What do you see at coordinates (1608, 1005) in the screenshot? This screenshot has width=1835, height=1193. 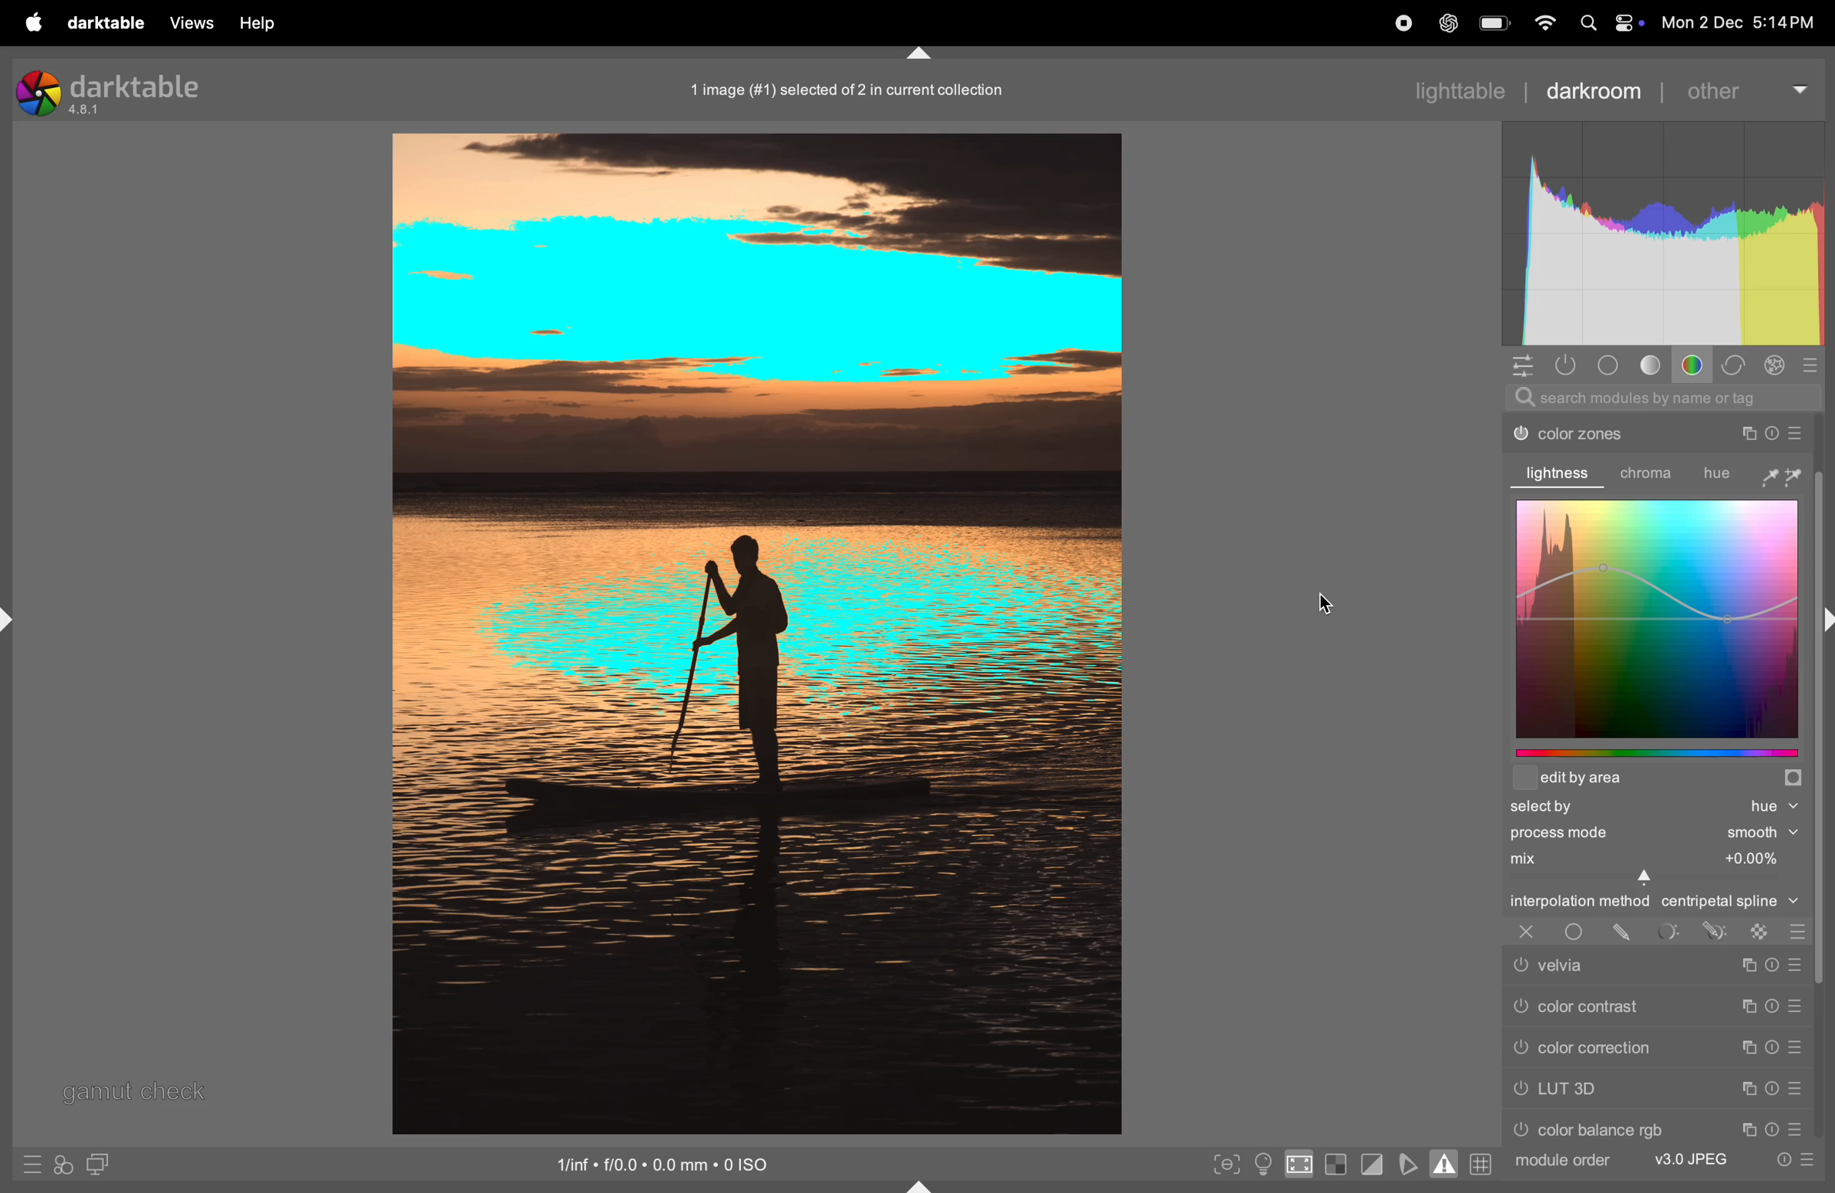 I see `color contrast` at bounding box center [1608, 1005].